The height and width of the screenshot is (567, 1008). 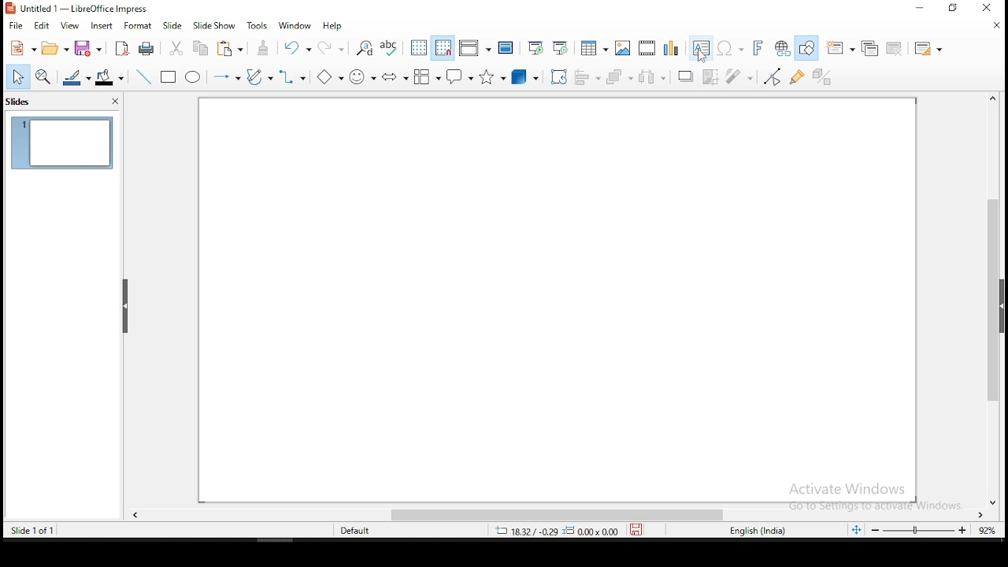 What do you see at coordinates (199, 48) in the screenshot?
I see `copy` at bounding box center [199, 48].